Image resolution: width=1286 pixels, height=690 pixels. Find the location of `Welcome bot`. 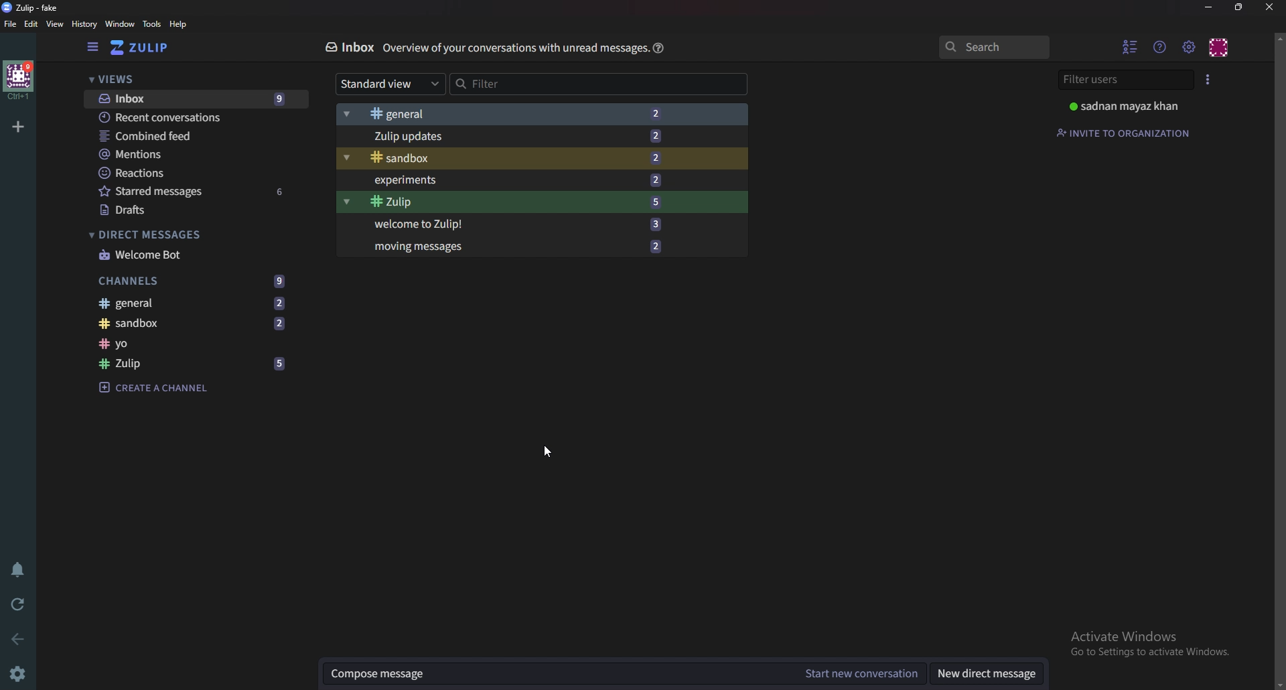

Welcome bot is located at coordinates (182, 255).